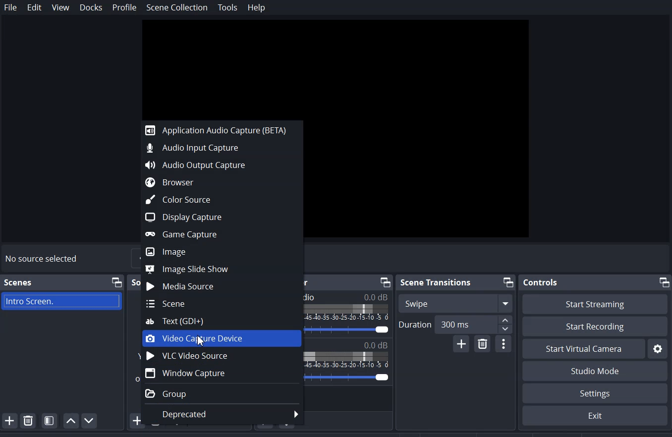  I want to click on Settings, so click(595, 393).